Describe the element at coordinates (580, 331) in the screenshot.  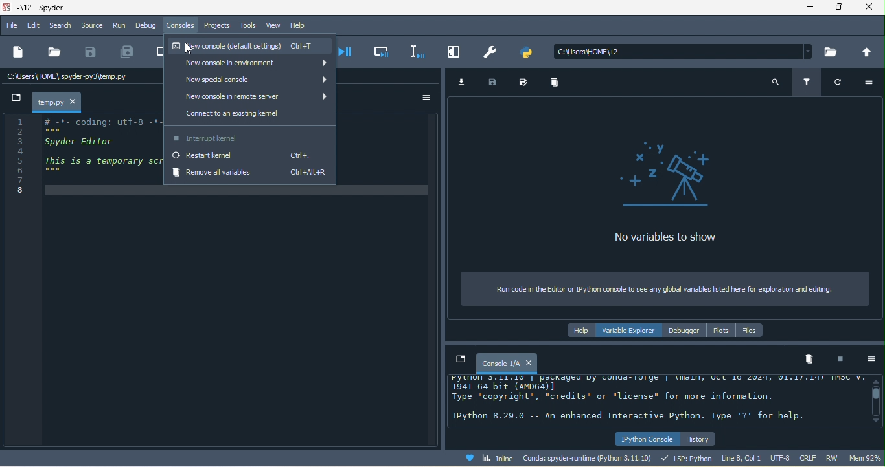
I see `help` at that location.